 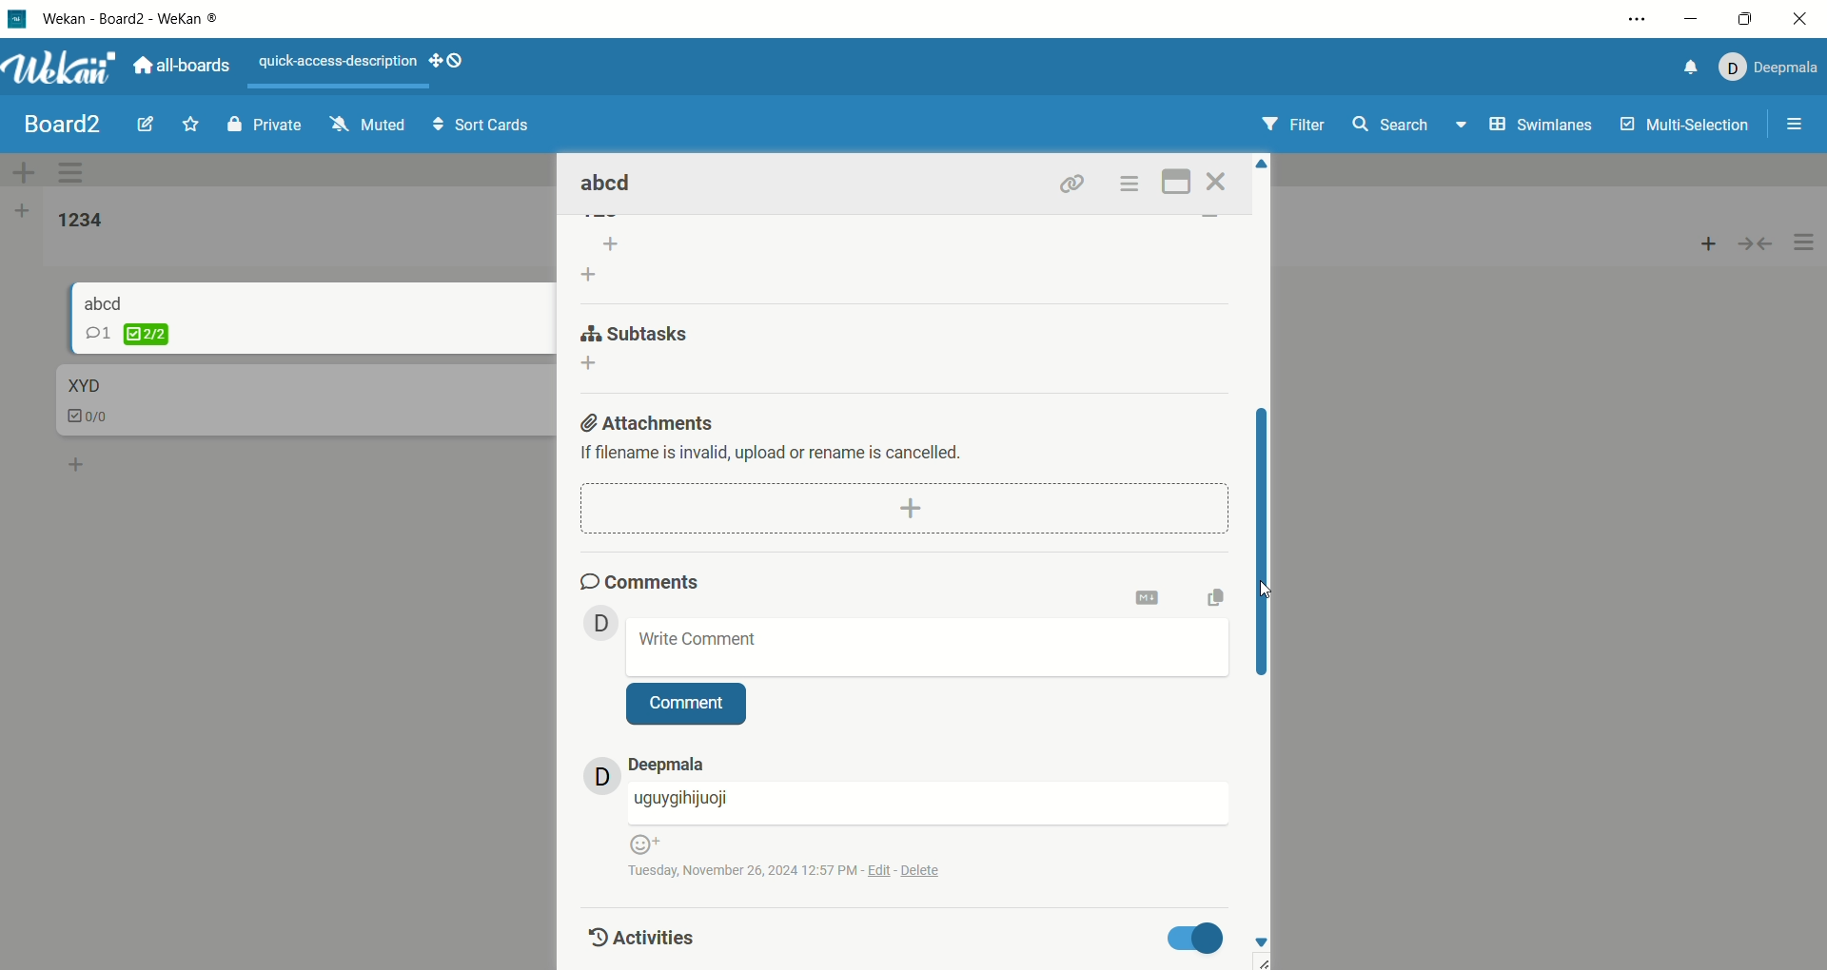 I want to click on options, so click(x=1129, y=184).